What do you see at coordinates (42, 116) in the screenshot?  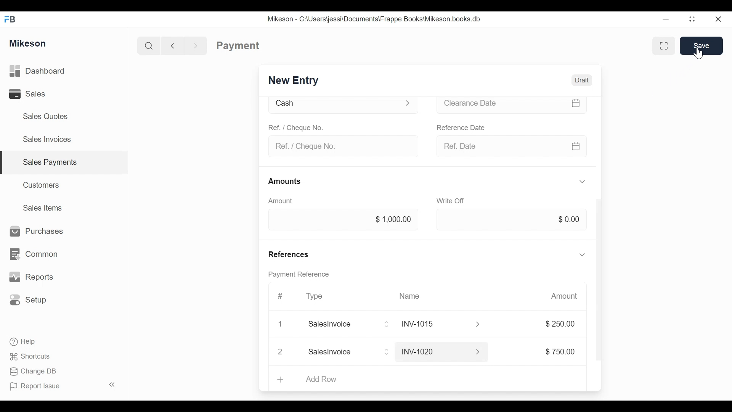 I see `Sales Quotes` at bounding box center [42, 116].